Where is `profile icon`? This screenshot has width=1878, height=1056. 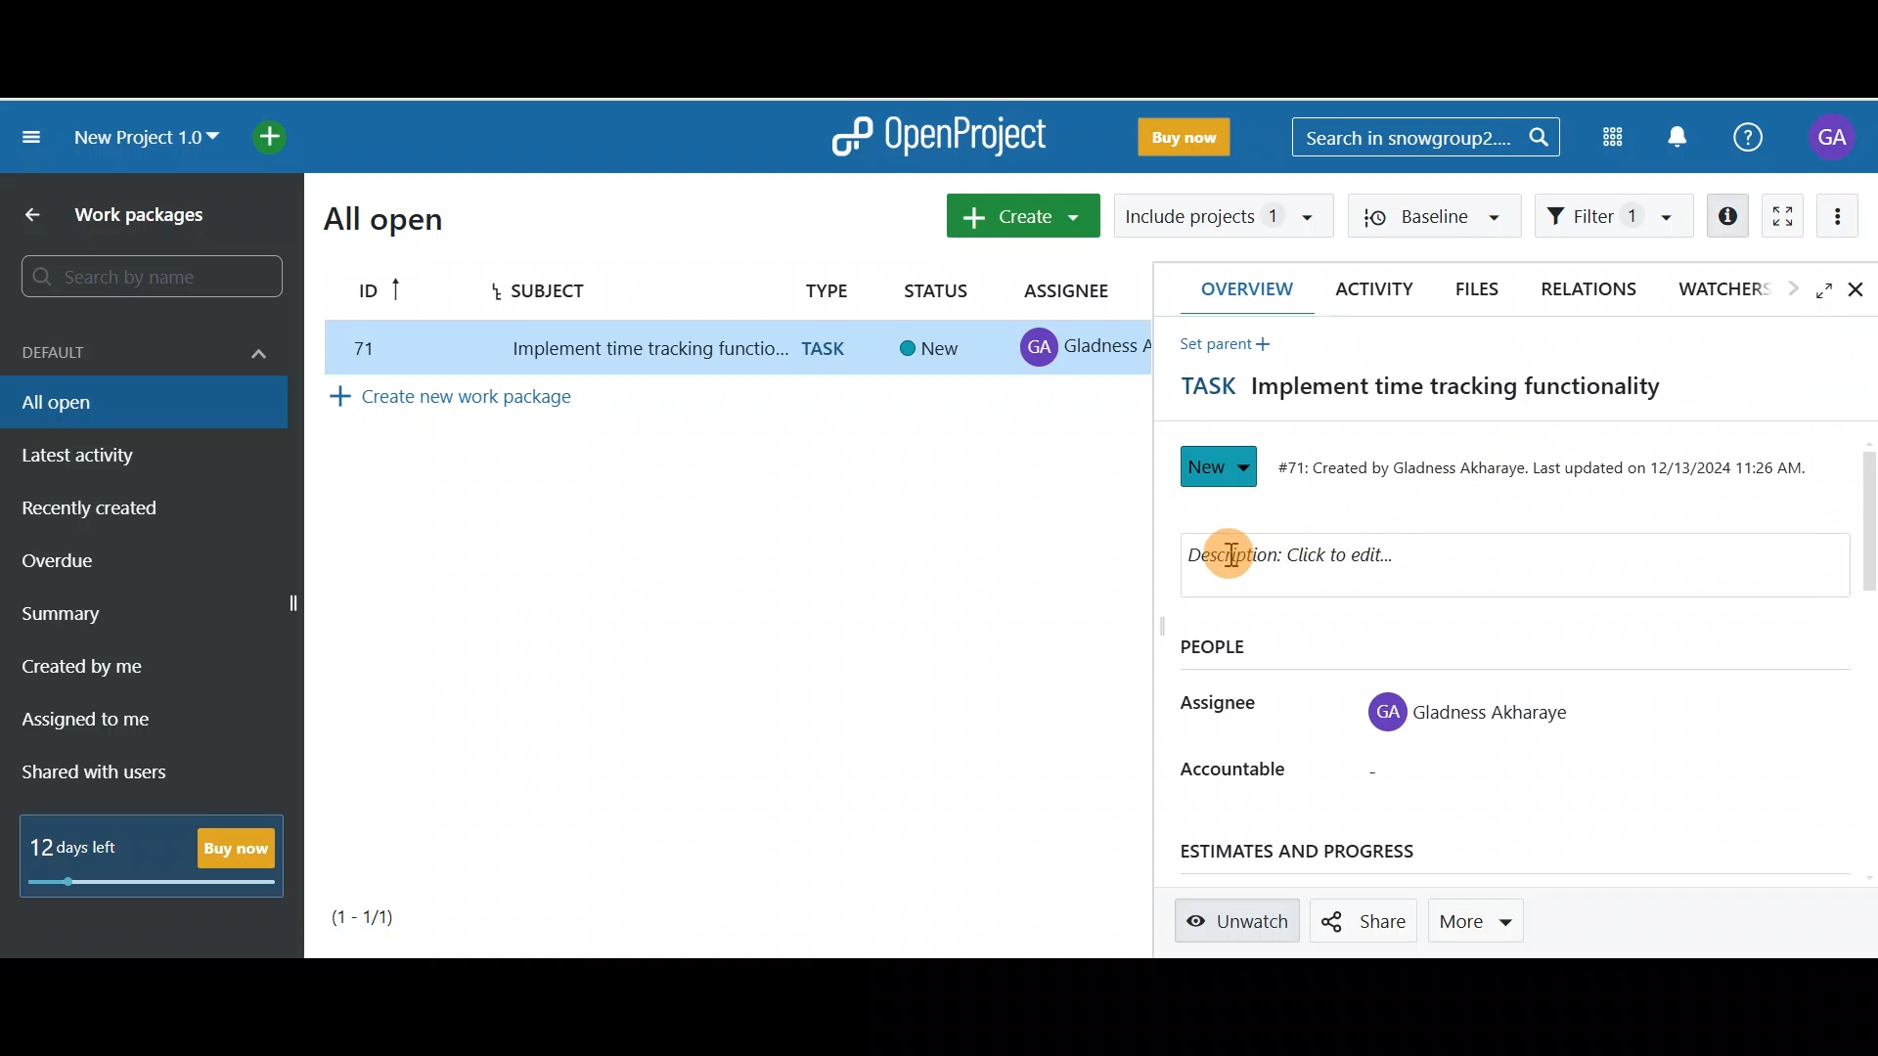
profile icon is located at coordinates (1387, 712).